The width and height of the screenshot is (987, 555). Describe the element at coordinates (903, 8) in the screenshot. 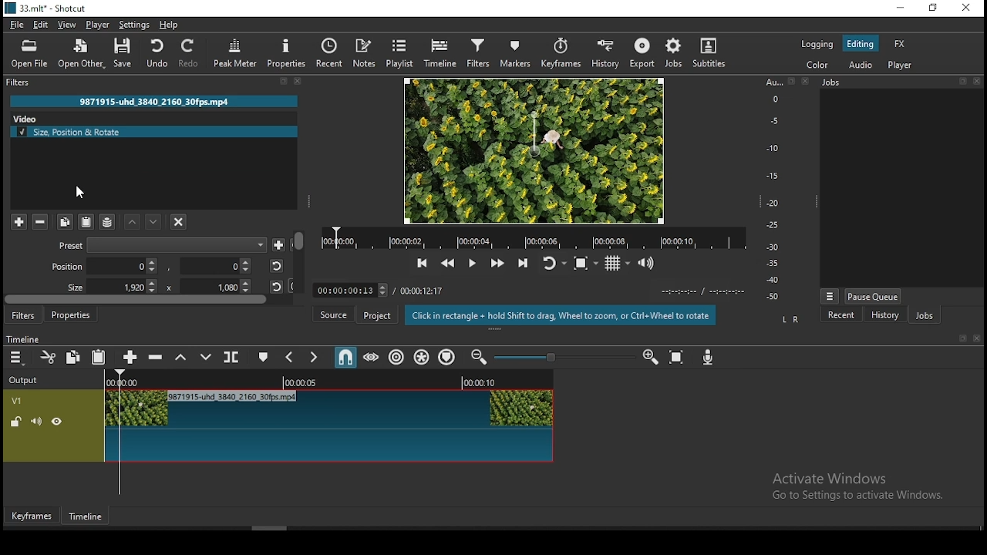

I see `minimize` at that location.